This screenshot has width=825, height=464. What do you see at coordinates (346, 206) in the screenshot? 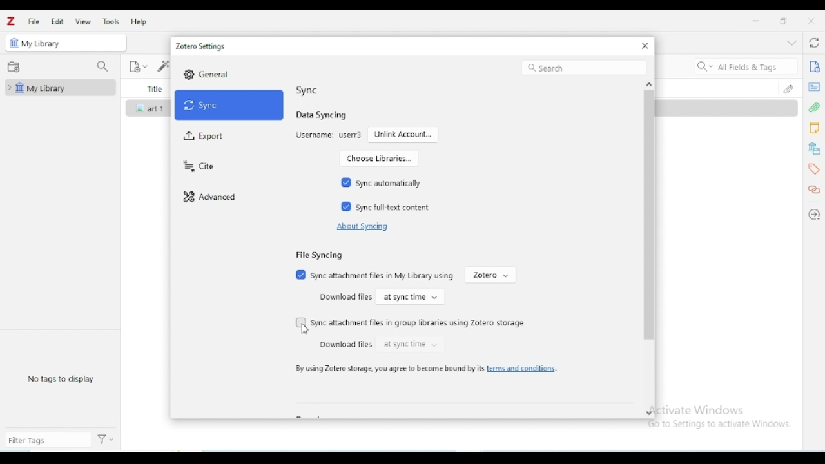
I see `Checked box` at bounding box center [346, 206].